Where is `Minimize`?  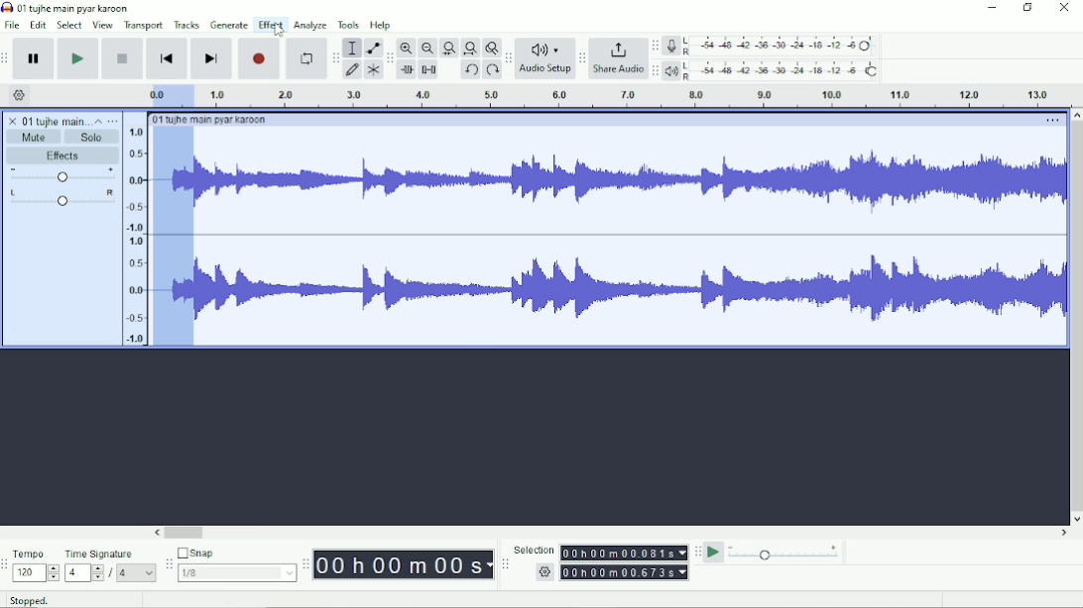
Minimize is located at coordinates (993, 8).